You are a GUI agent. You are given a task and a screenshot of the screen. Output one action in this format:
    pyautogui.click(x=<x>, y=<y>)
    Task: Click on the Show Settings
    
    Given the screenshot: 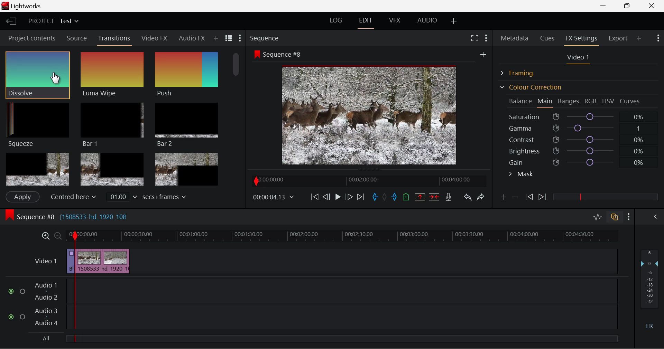 What is the action you would take?
    pyautogui.click(x=629, y=217)
    